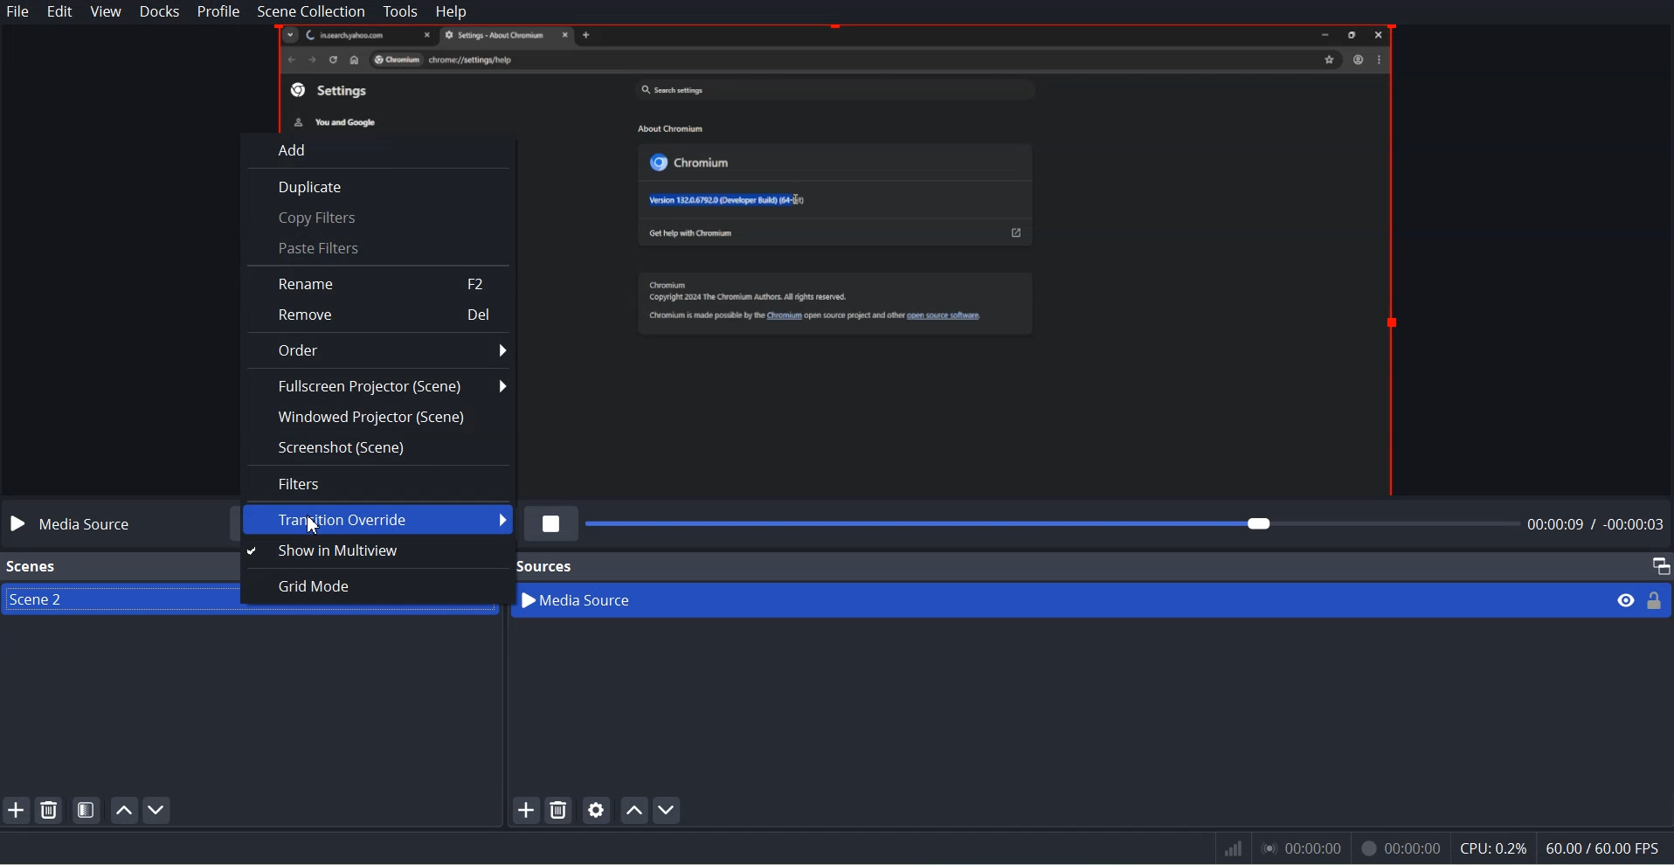  Describe the element at coordinates (314, 525) in the screenshot. I see `Cursor` at that location.